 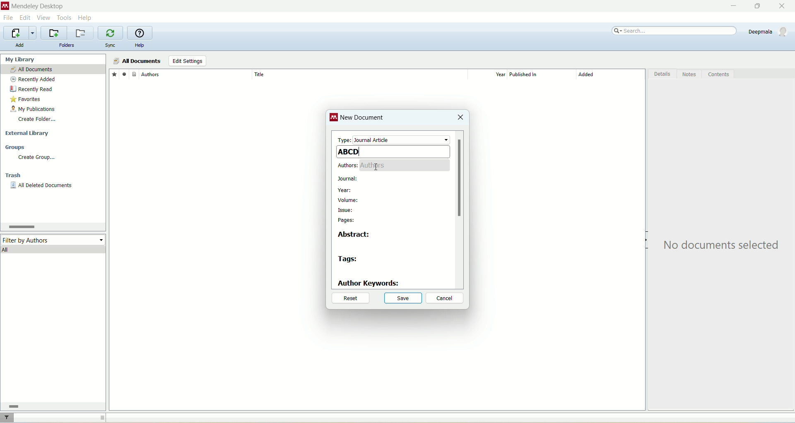 What do you see at coordinates (394, 139) in the screenshot?
I see `type` at bounding box center [394, 139].